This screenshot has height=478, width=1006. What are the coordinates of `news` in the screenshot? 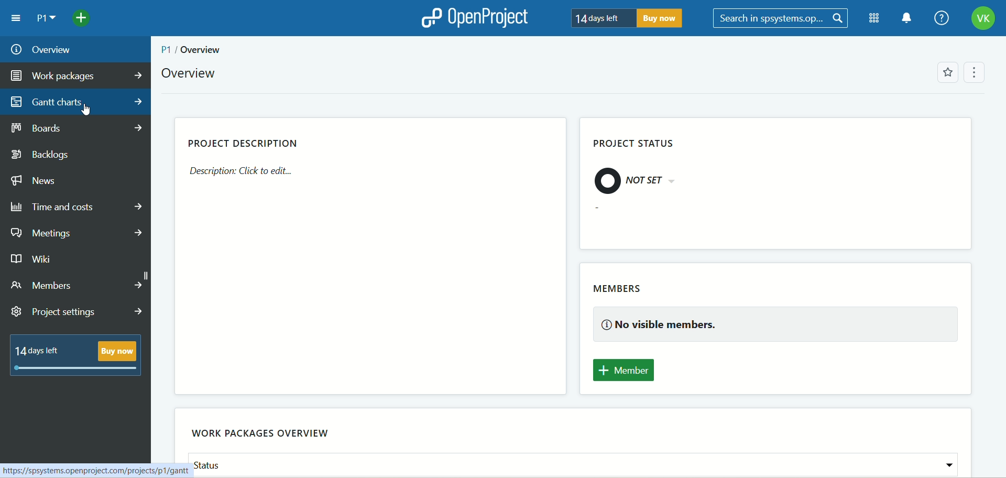 It's located at (37, 181).